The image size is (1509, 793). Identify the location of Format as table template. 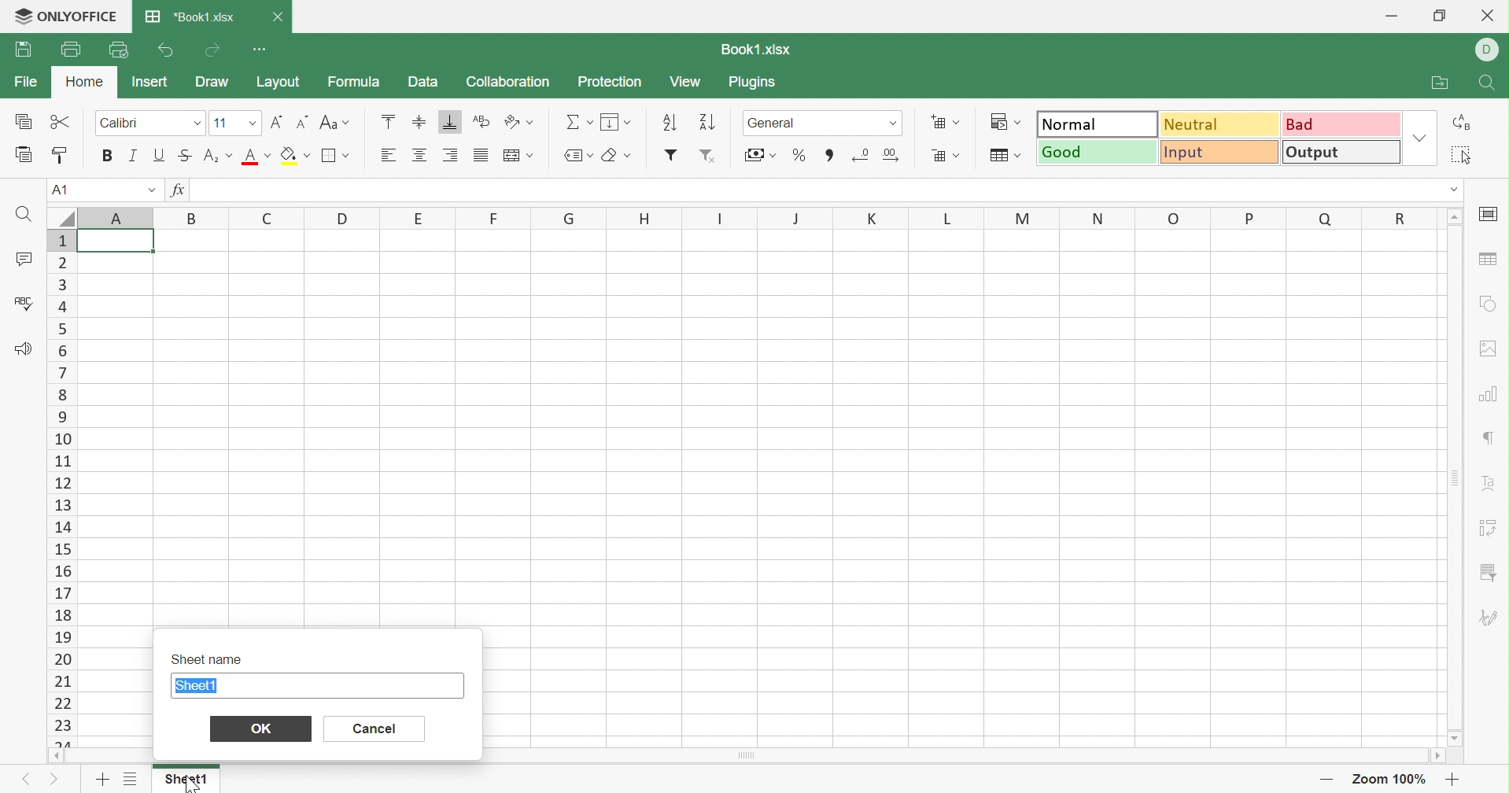
(1006, 153).